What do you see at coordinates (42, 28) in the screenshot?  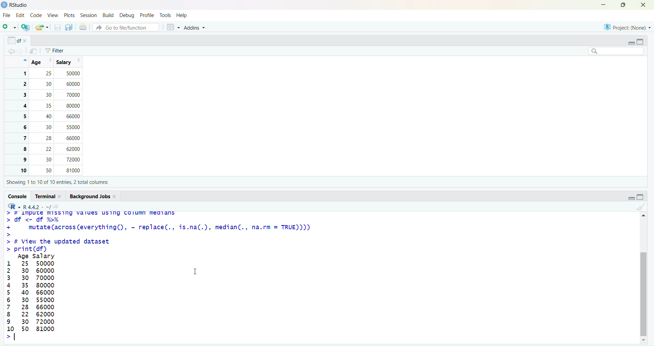 I see `open an existing file` at bounding box center [42, 28].